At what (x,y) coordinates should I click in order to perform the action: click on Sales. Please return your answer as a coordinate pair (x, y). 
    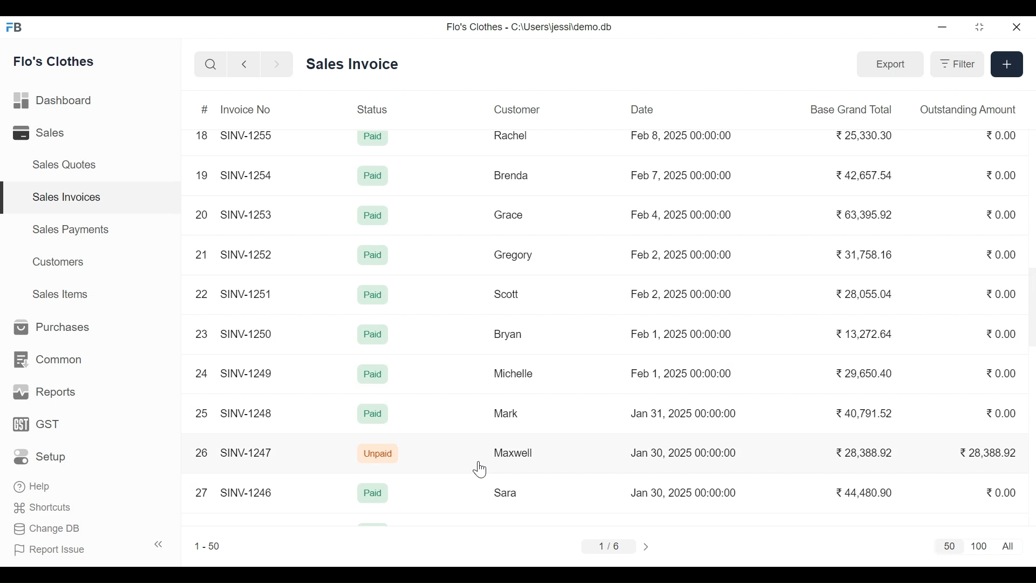
    Looking at the image, I should click on (41, 133).